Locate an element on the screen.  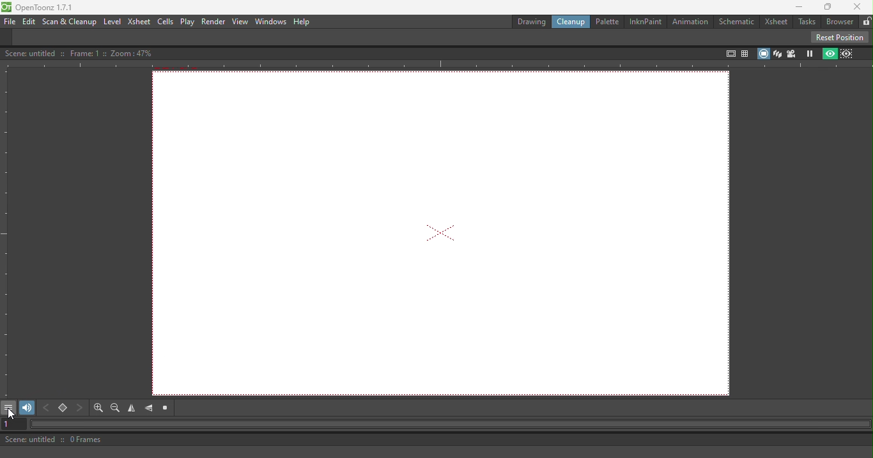
openloonz1.7.1 is located at coordinates (48, 8).